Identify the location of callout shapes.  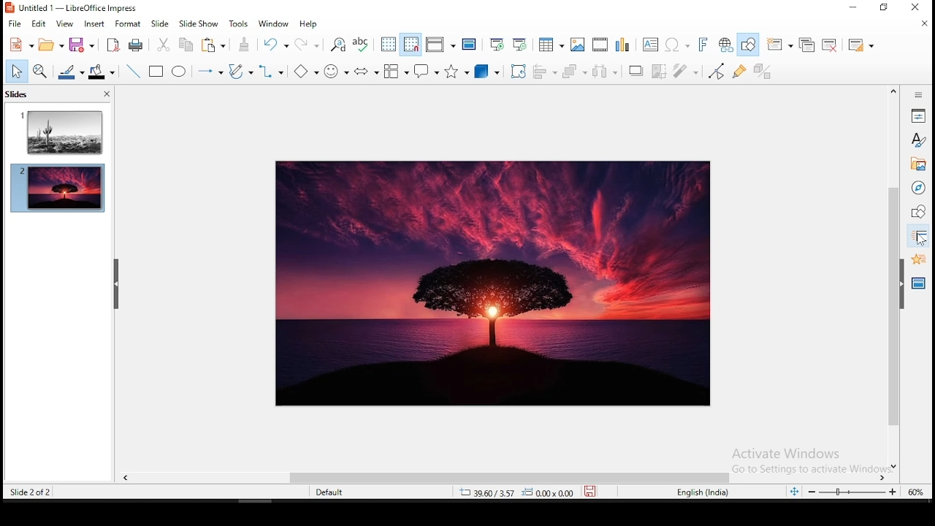
(426, 71).